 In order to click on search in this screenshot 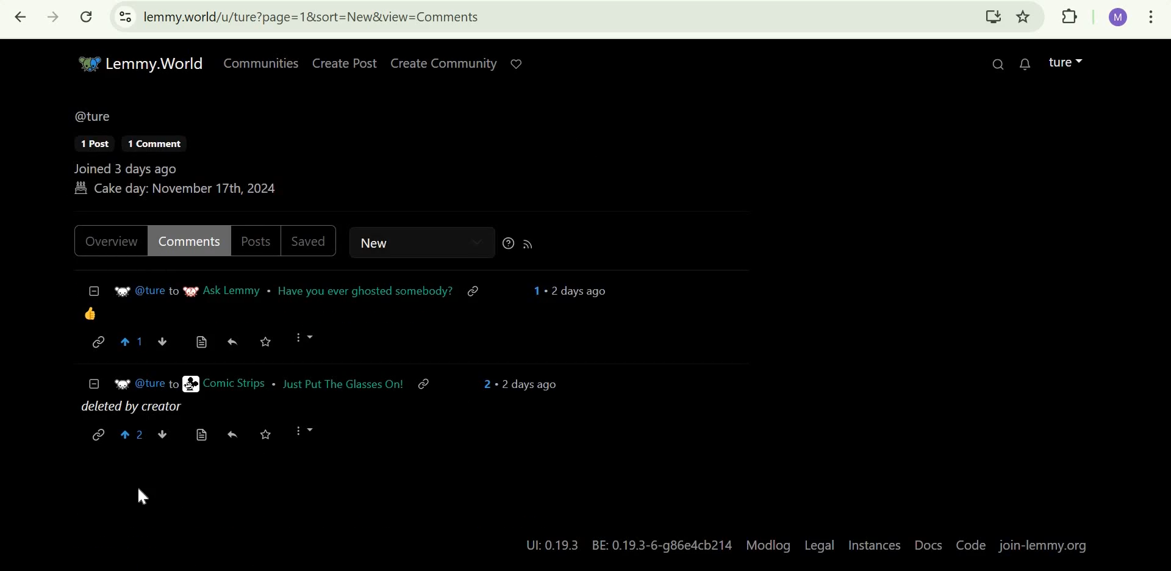, I will do `click(991, 63)`.